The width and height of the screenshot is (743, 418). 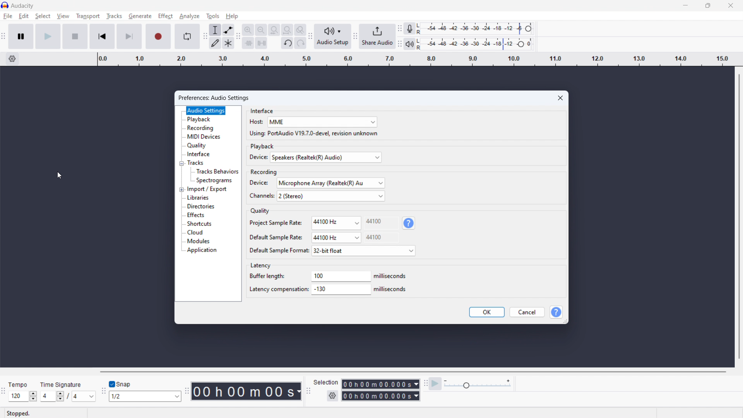 I want to click on playback level, so click(x=477, y=43).